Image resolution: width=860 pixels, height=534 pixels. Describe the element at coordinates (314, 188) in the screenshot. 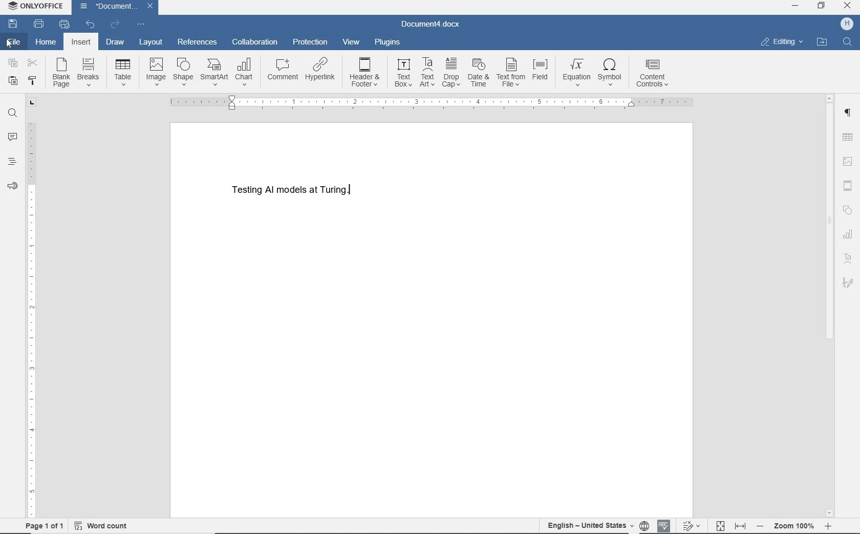

I see `Testing AI models at Turing.(text)` at that location.